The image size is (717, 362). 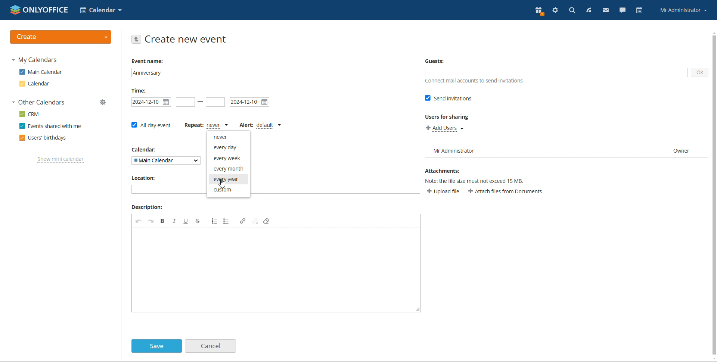 What do you see at coordinates (277, 270) in the screenshot?
I see `` at bounding box center [277, 270].